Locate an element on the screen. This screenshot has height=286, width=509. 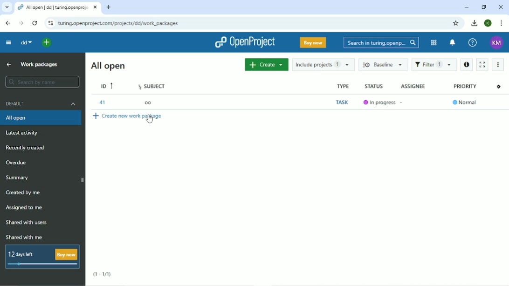
Status is located at coordinates (373, 87).